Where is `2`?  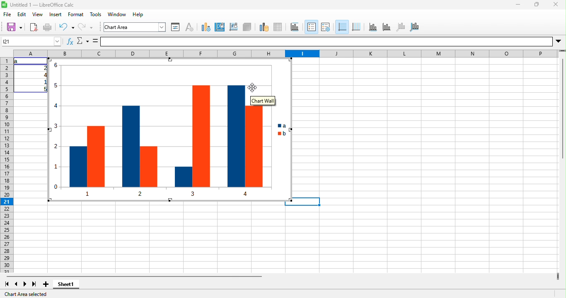 2 is located at coordinates (44, 68).